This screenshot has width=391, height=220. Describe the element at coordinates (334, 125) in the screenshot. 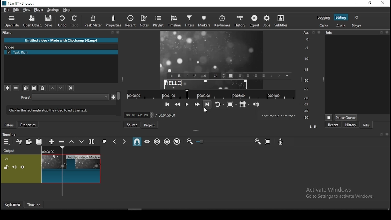

I see `recent` at that location.